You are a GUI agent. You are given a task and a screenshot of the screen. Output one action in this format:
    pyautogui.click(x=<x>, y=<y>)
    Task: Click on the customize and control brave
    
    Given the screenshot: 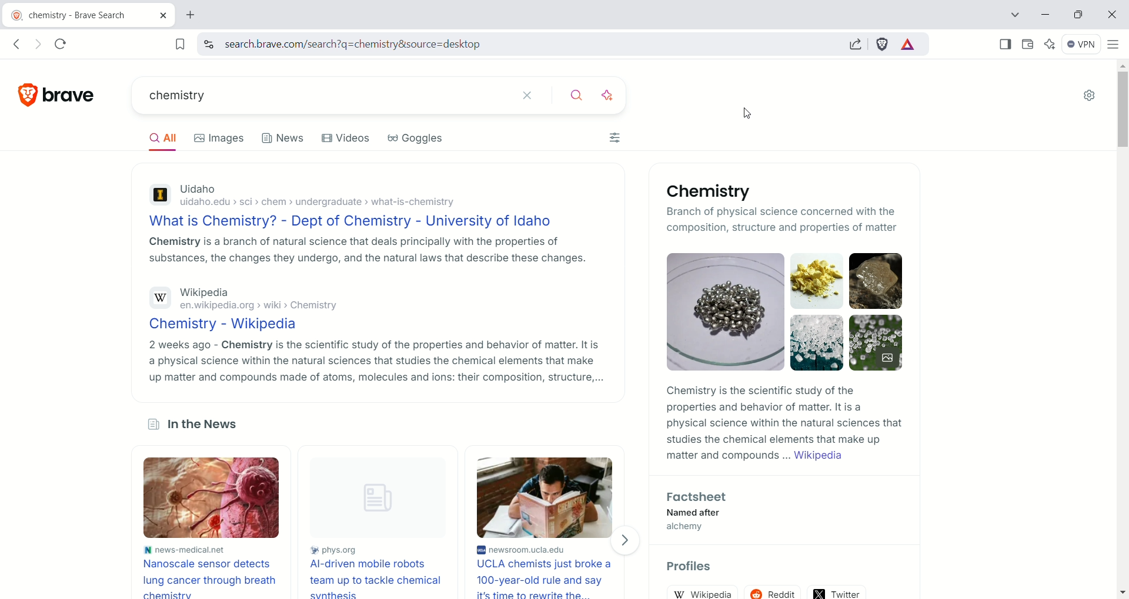 What is the action you would take?
    pyautogui.click(x=1115, y=46)
    